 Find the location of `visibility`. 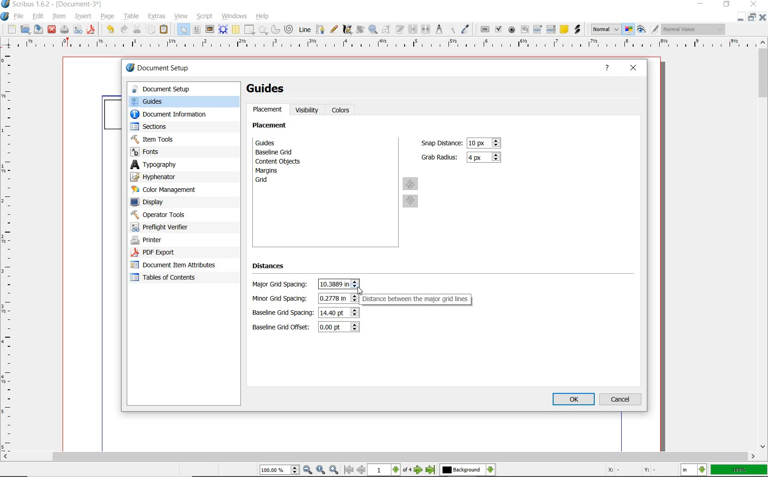

visibility is located at coordinates (307, 110).